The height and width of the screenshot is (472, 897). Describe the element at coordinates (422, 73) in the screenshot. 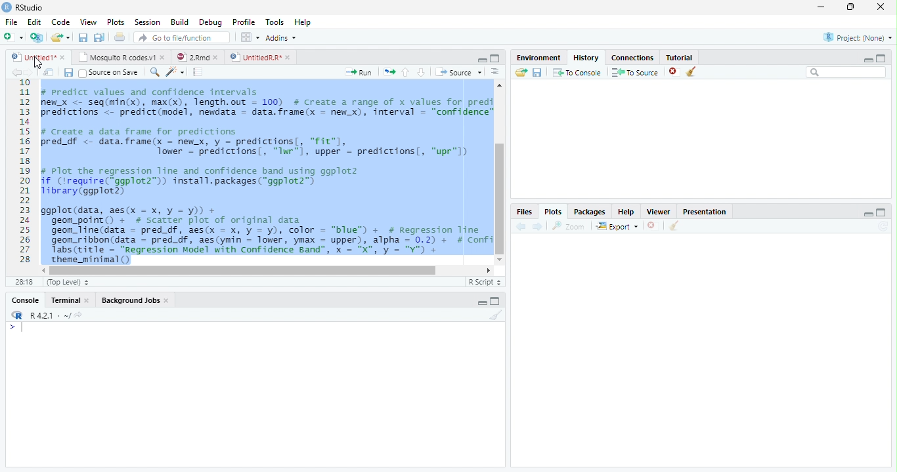

I see `Go to the next section/chunk` at that location.